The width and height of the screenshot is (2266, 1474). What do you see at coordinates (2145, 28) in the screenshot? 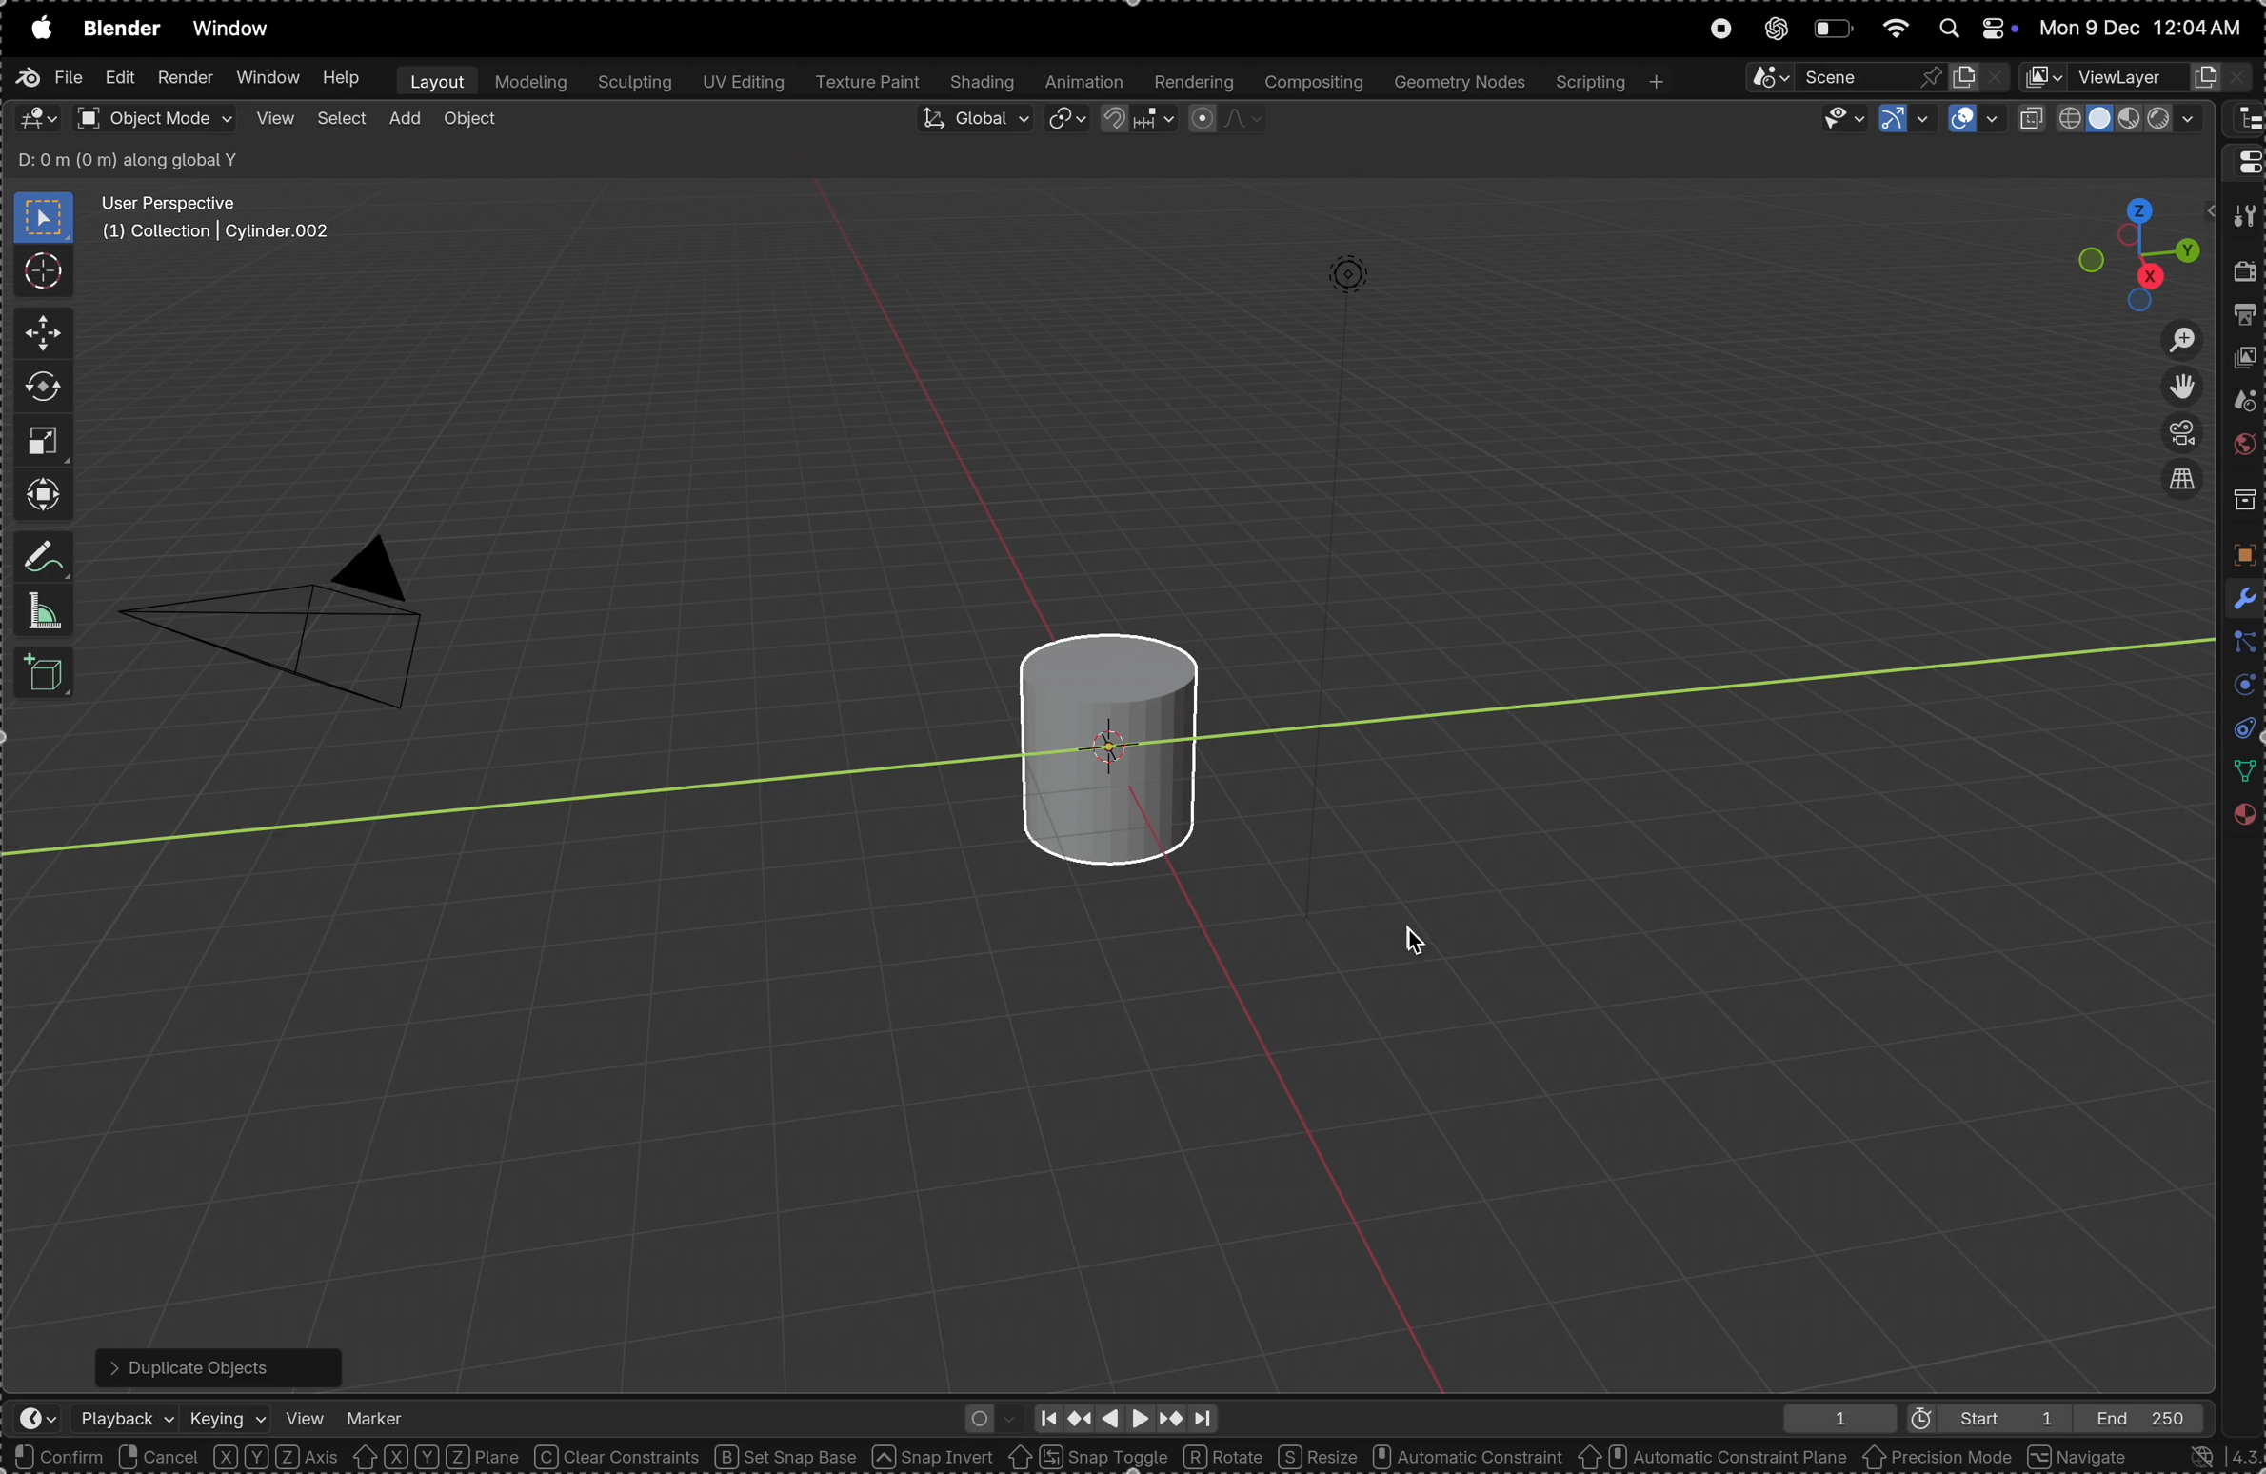
I see `date and time` at bounding box center [2145, 28].